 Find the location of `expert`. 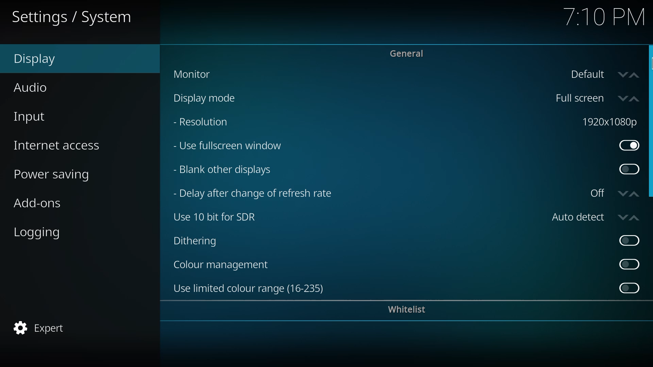

expert is located at coordinates (40, 328).